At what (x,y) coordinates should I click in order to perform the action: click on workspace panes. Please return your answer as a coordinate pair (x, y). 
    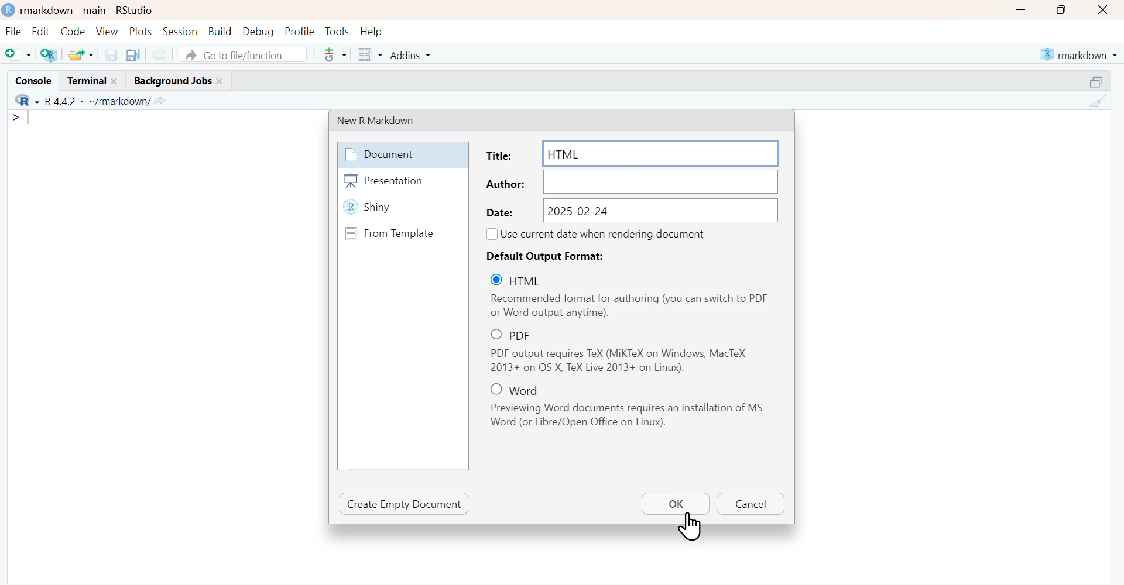
    Looking at the image, I should click on (369, 54).